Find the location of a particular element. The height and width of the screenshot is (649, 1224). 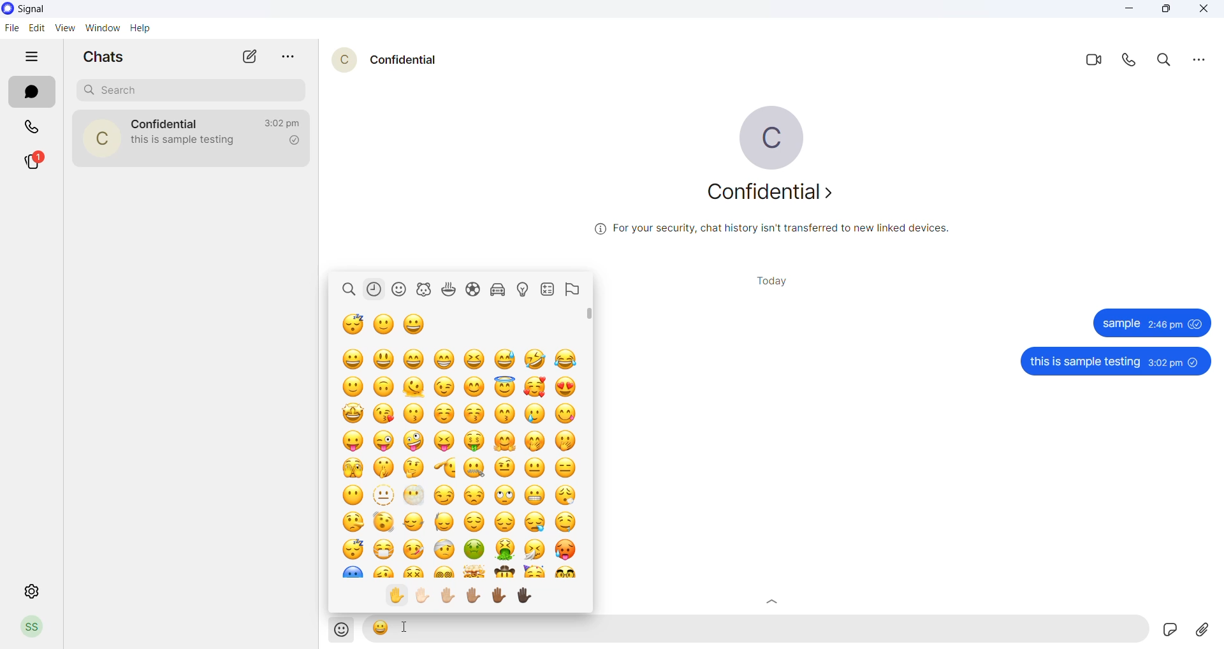

cursor is located at coordinates (411, 625).